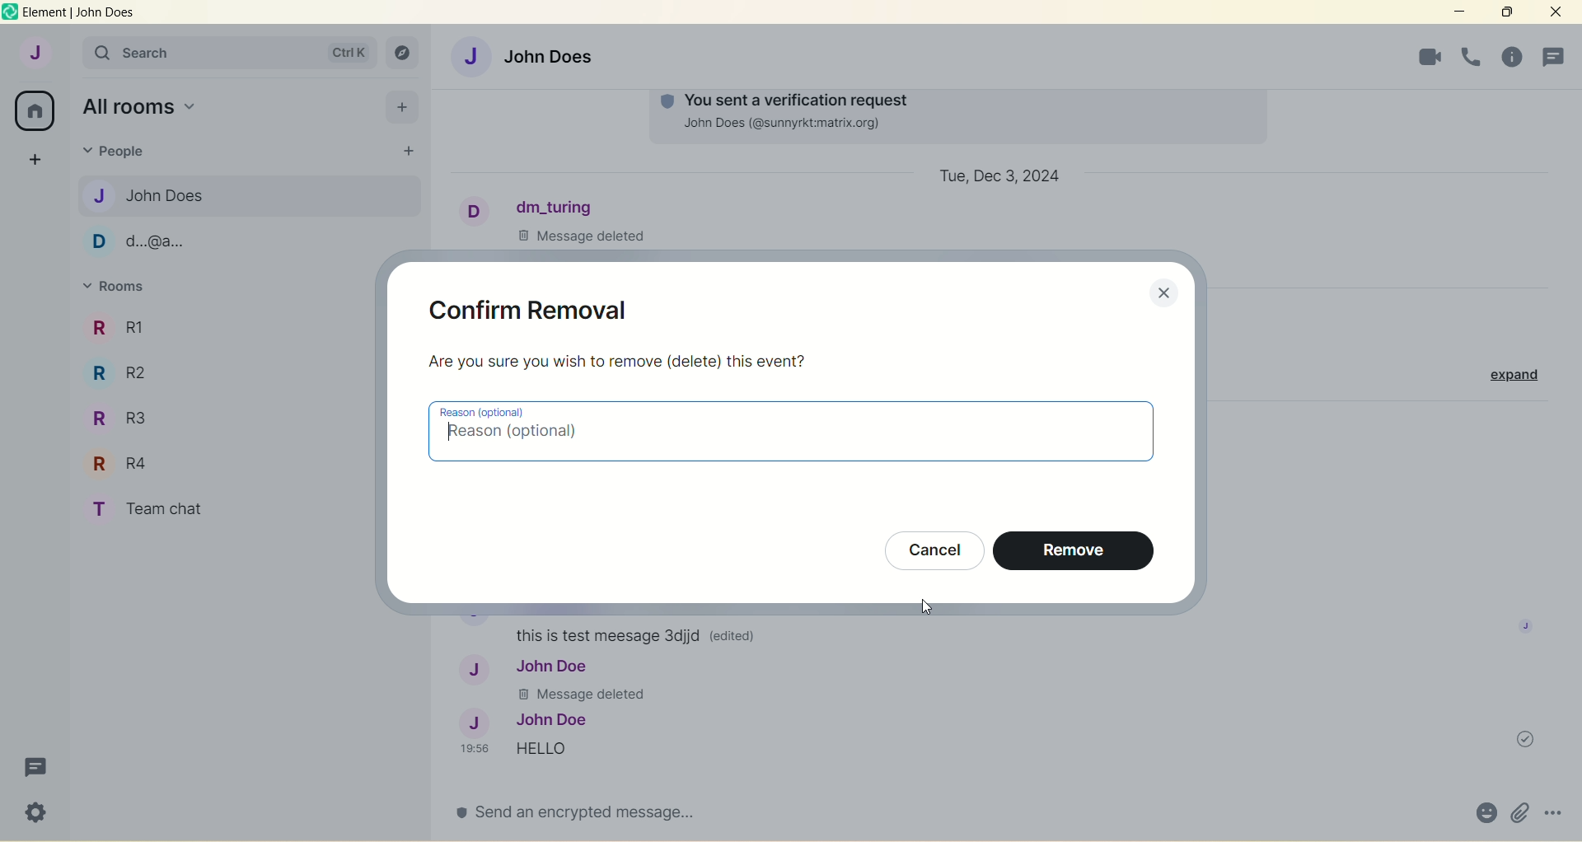 The width and height of the screenshot is (1582, 842). What do you see at coordinates (1507, 374) in the screenshot?
I see `expand` at bounding box center [1507, 374].